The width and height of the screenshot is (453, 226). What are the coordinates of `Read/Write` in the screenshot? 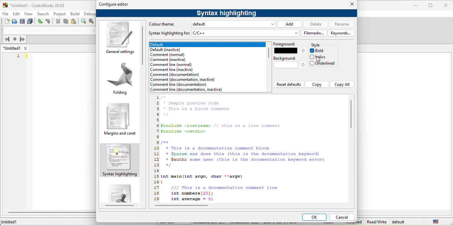 It's located at (377, 222).